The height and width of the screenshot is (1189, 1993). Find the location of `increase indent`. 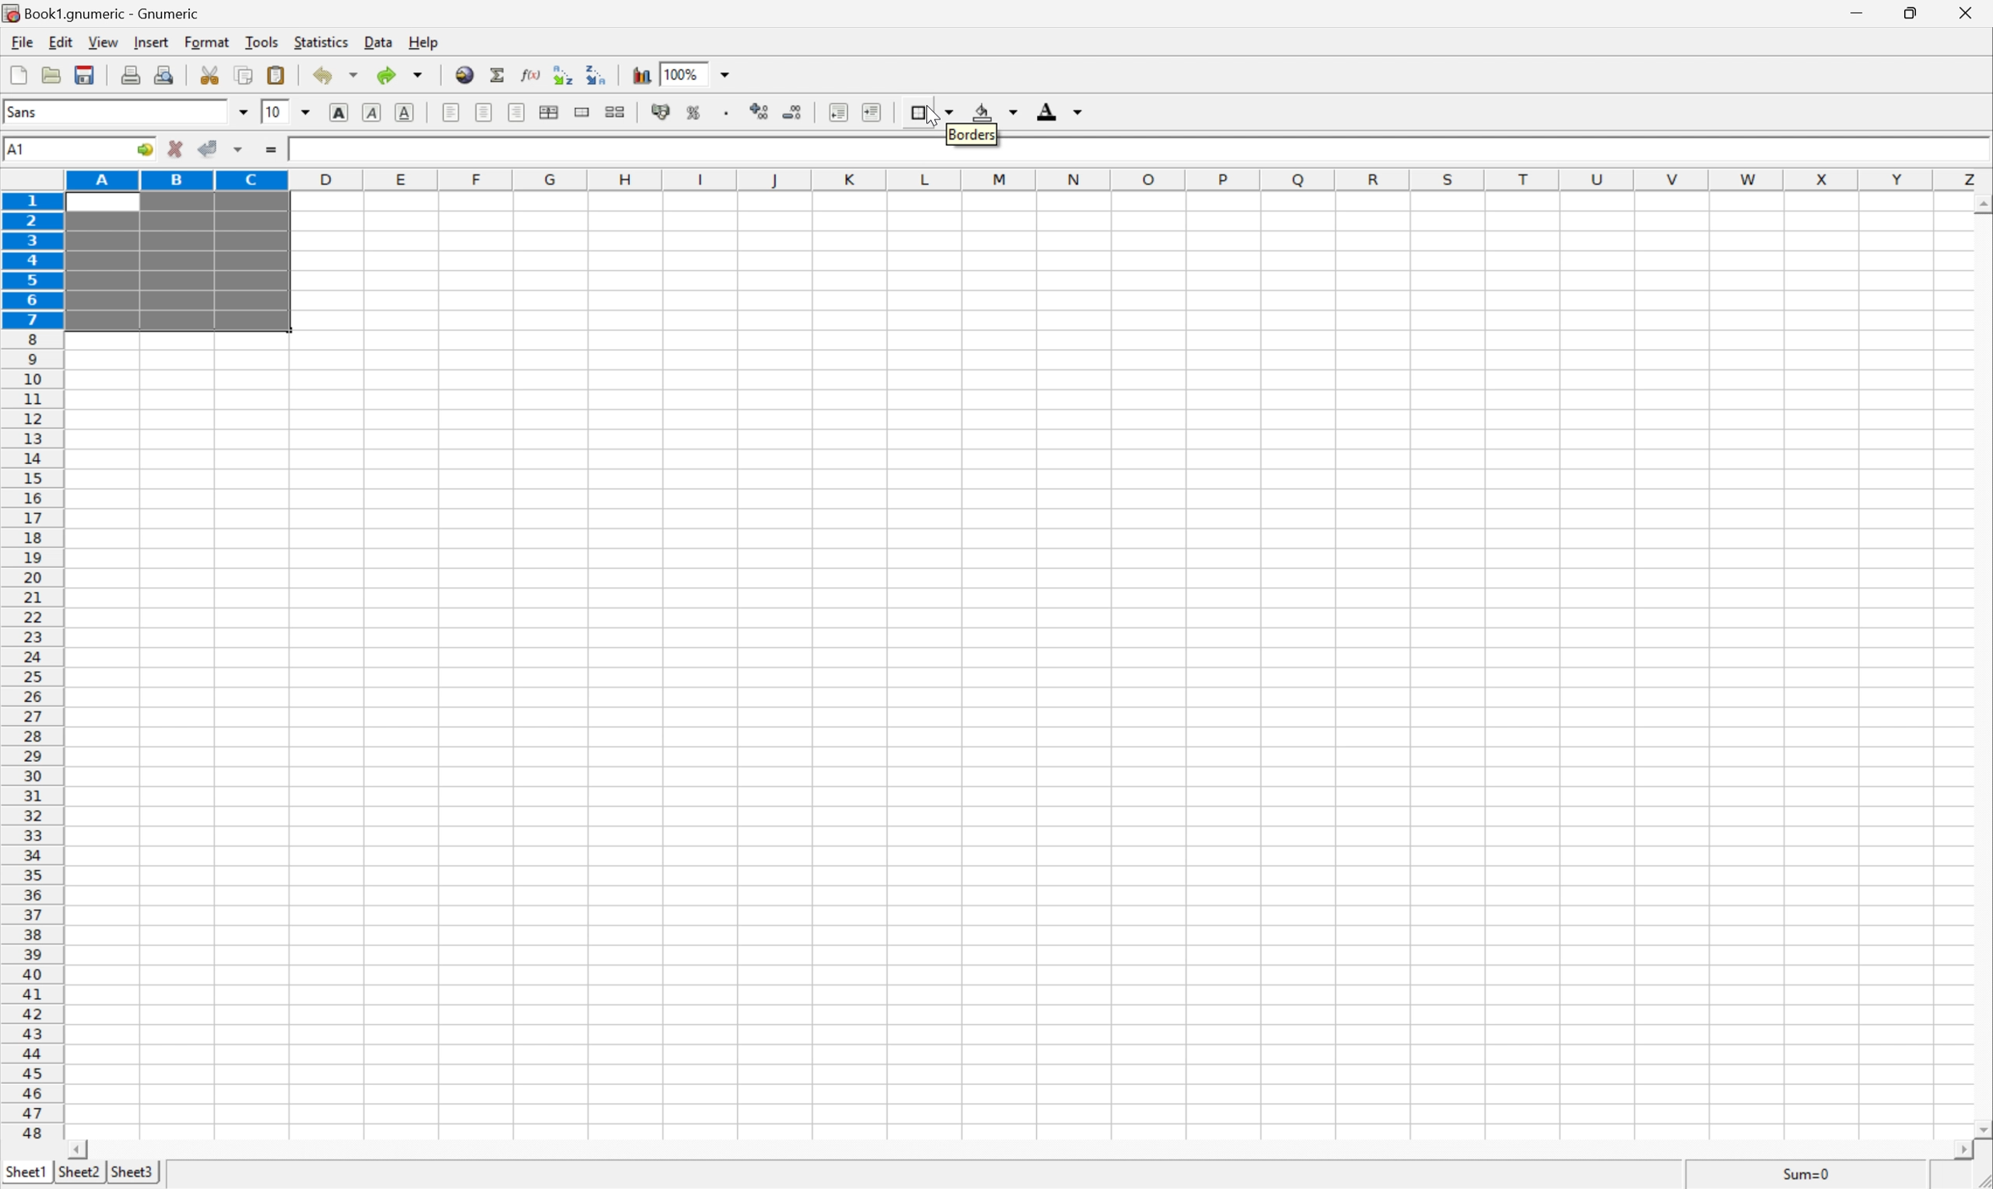

increase indent is located at coordinates (867, 111).